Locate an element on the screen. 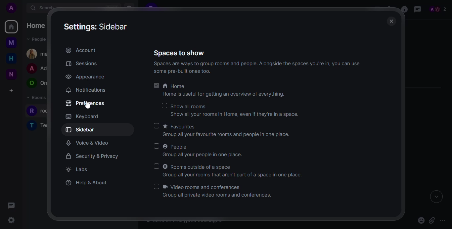  close is located at coordinates (390, 21).